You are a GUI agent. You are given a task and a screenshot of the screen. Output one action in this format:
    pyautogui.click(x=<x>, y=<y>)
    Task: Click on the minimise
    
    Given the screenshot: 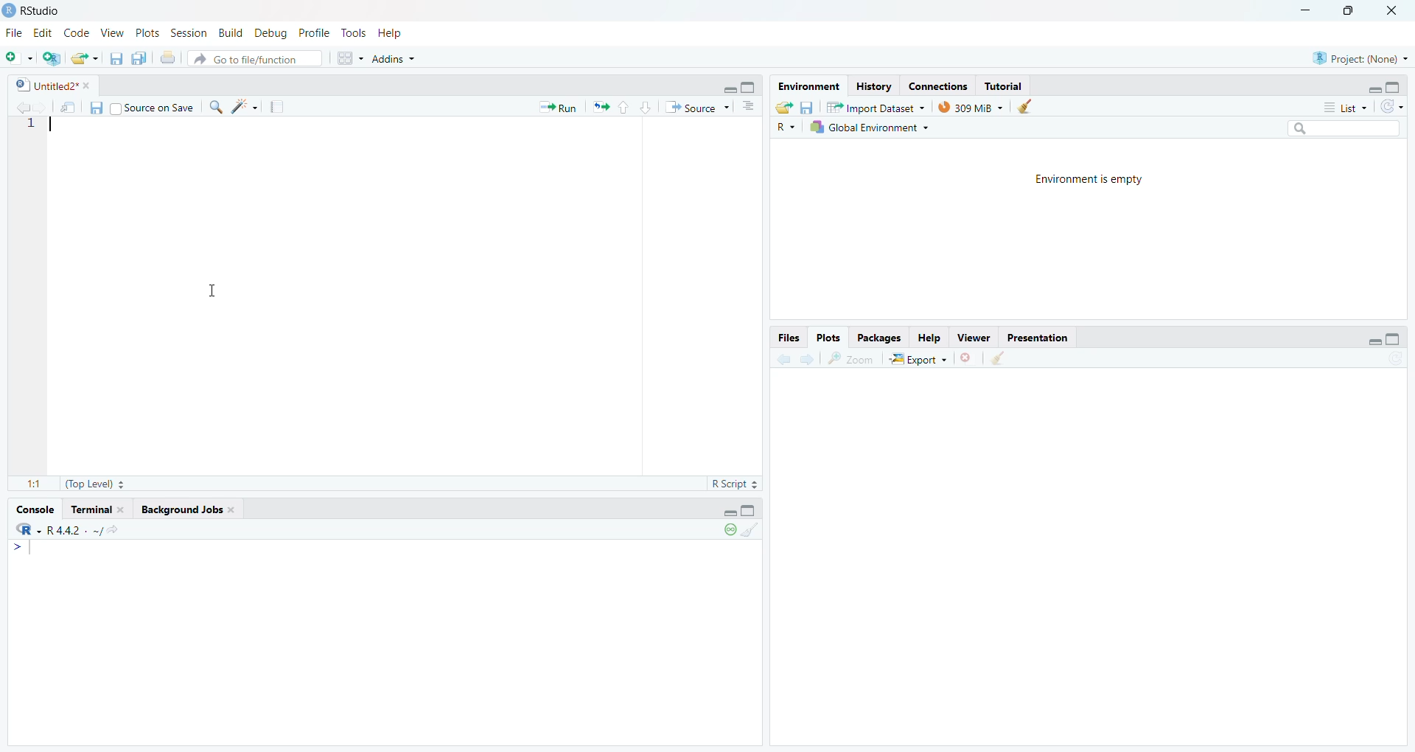 What is the action you would take?
    pyautogui.click(x=1305, y=10)
    